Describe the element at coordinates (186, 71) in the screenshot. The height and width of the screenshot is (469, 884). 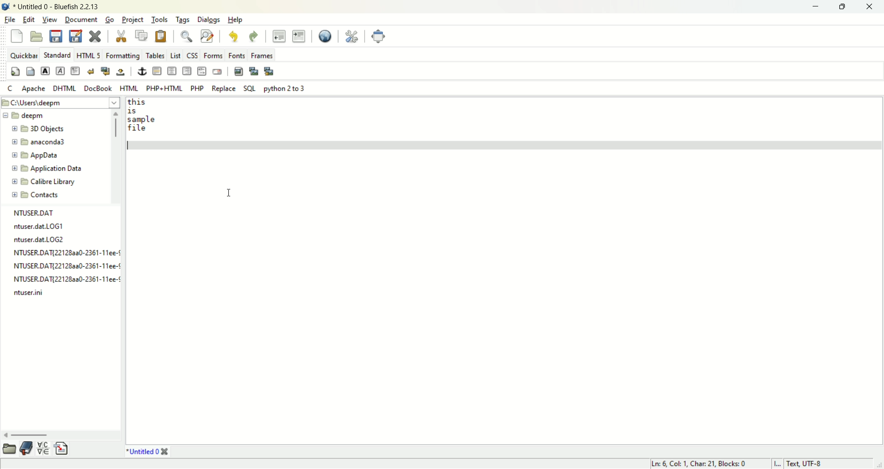
I see `right justify` at that location.